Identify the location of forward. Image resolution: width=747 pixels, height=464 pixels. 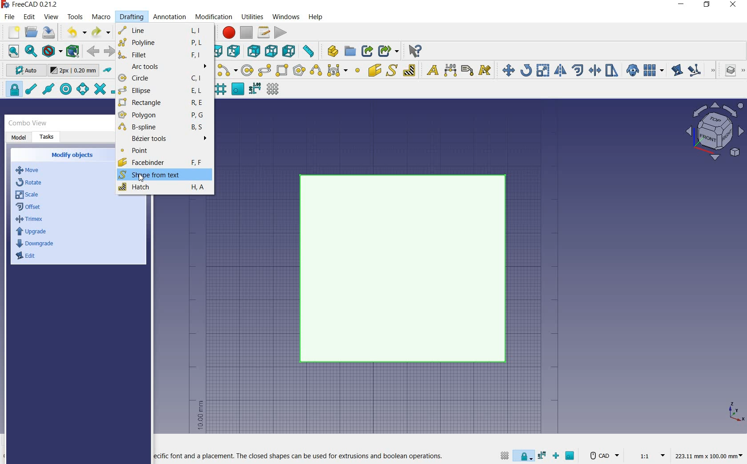
(110, 52).